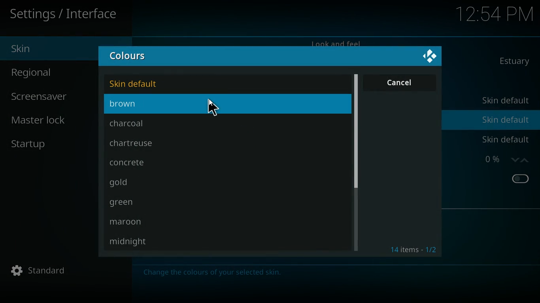 This screenshot has width=540, height=303. I want to click on chartreuse, so click(142, 143).